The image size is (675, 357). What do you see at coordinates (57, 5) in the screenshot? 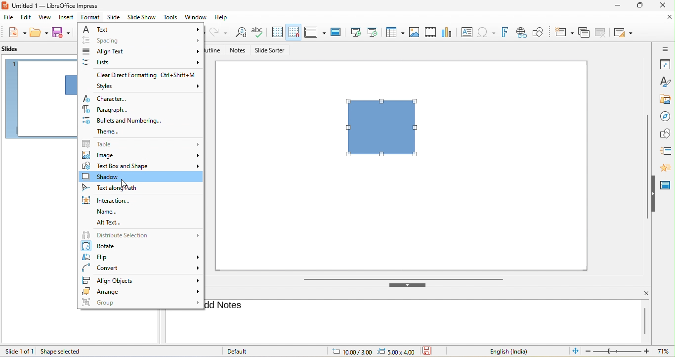
I see `Untitled 1 — LibreOffice Impress` at bounding box center [57, 5].